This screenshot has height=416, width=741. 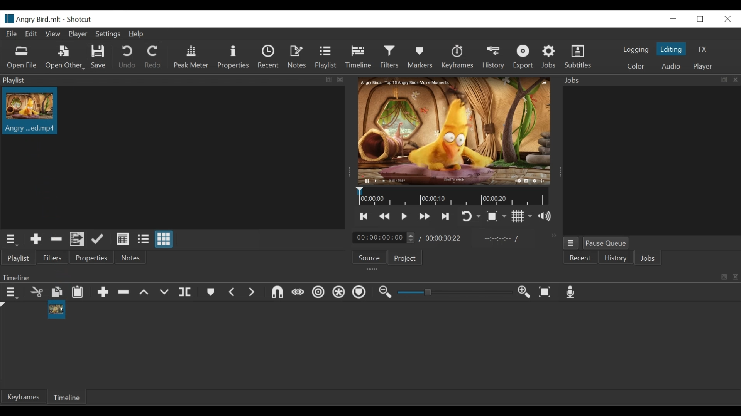 What do you see at coordinates (522, 216) in the screenshot?
I see `Show display grid on player` at bounding box center [522, 216].